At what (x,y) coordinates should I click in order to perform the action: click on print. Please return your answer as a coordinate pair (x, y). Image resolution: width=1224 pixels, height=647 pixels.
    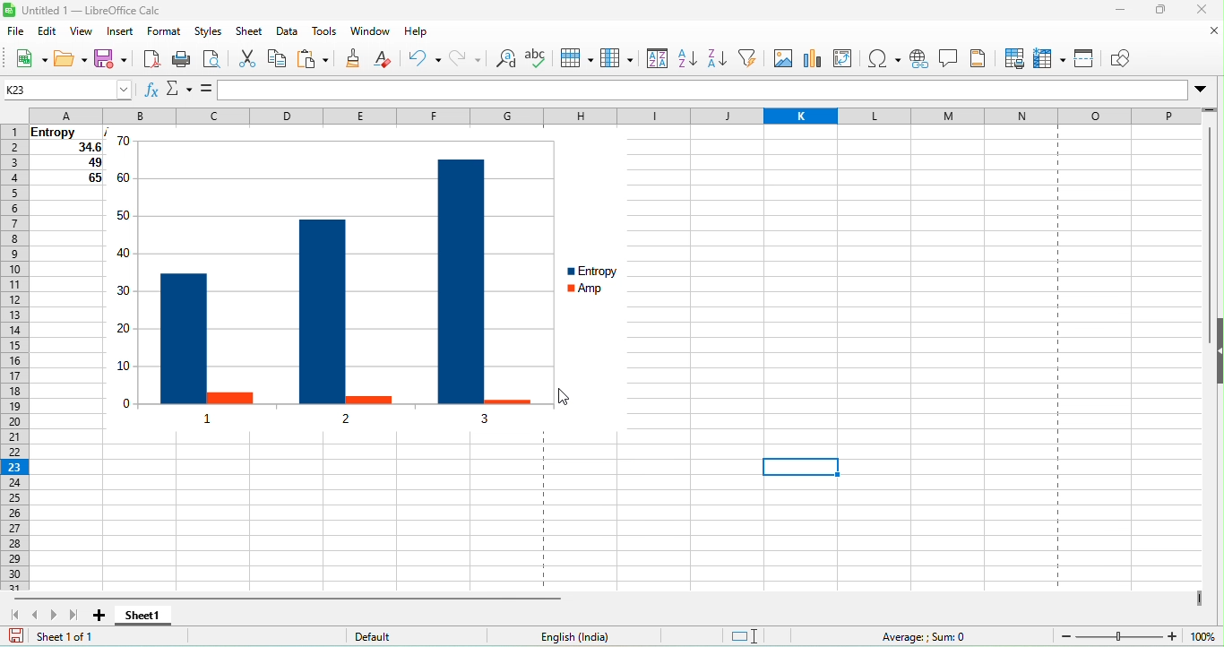
    Looking at the image, I should click on (181, 62).